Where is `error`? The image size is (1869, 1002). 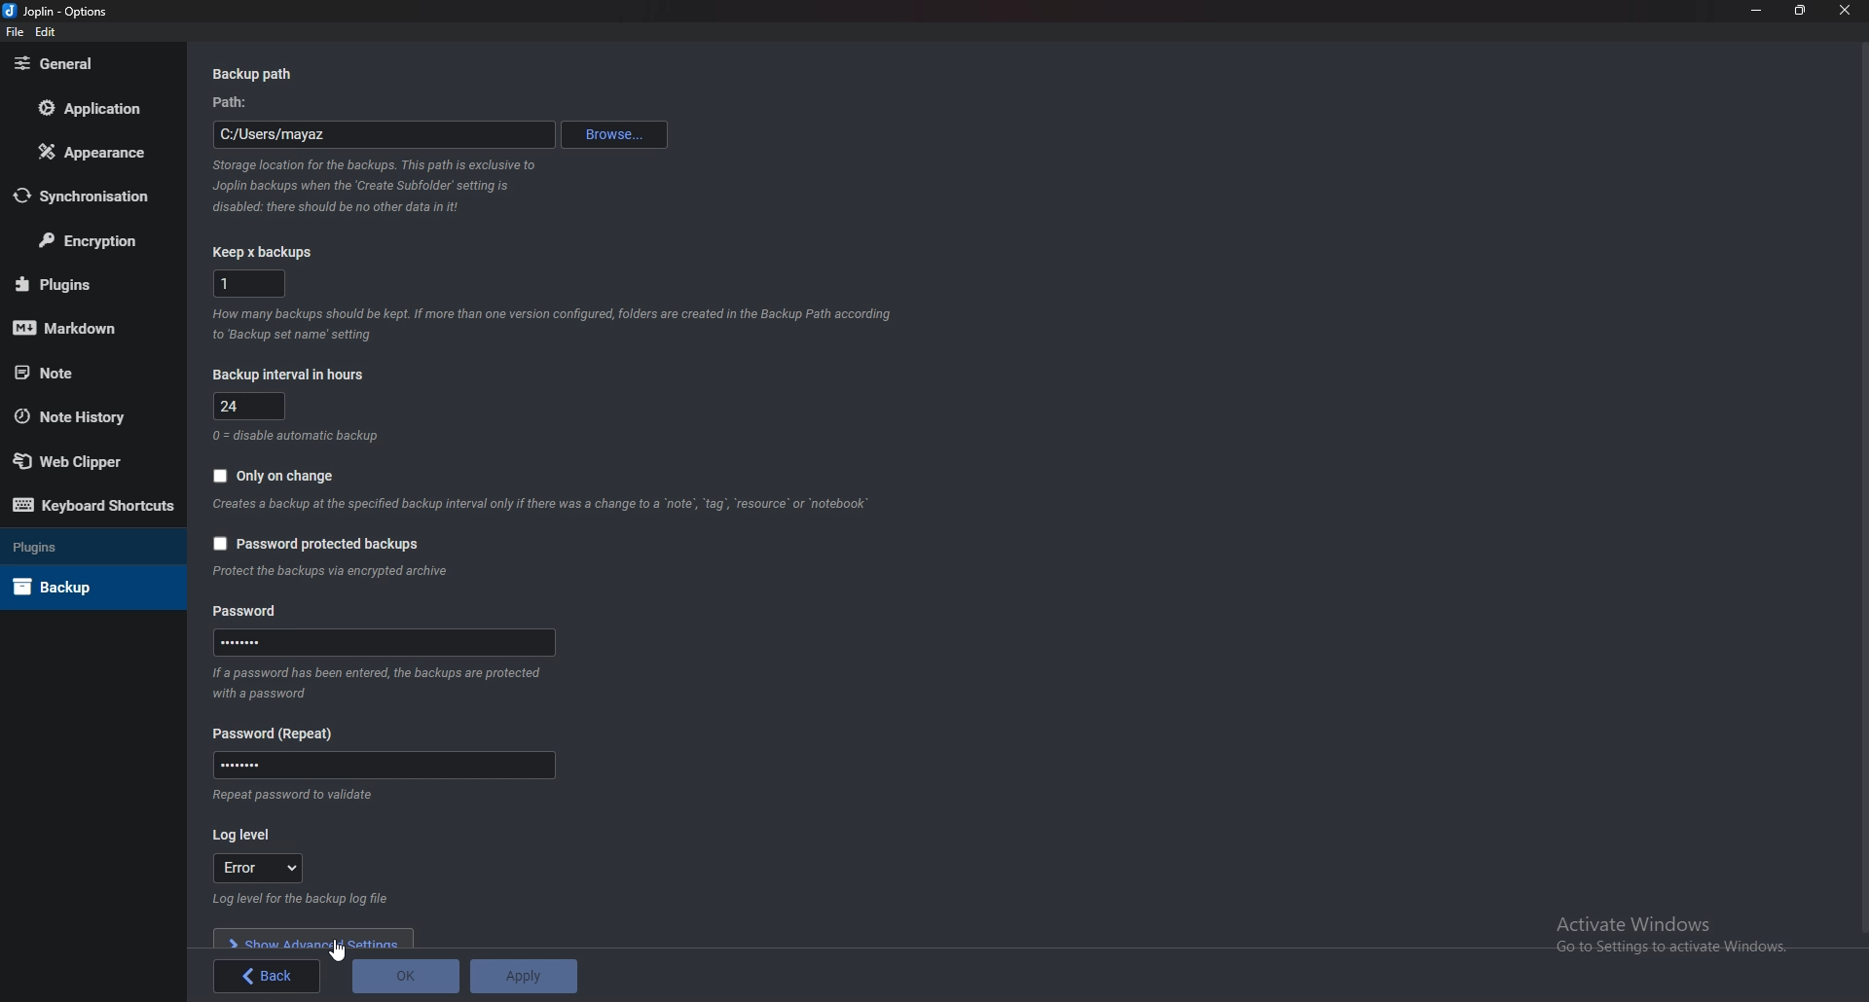
error is located at coordinates (261, 869).